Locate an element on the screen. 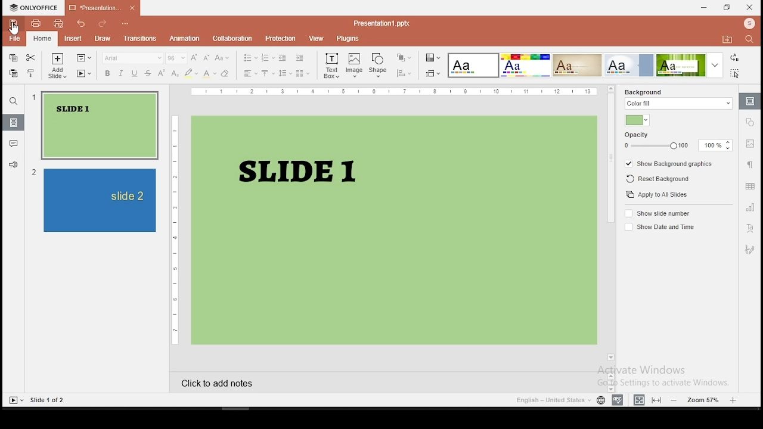 Image resolution: width=763 pixels, height=429 pixels. language is located at coordinates (552, 400).